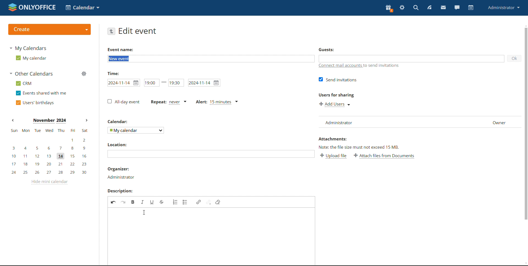  Describe the element at coordinates (49, 121) in the screenshot. I see `current month` at that location.